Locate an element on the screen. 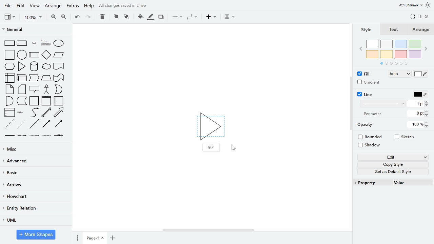 This screenshot has height=244, width=434. heading is located at coordinates (45, 43).